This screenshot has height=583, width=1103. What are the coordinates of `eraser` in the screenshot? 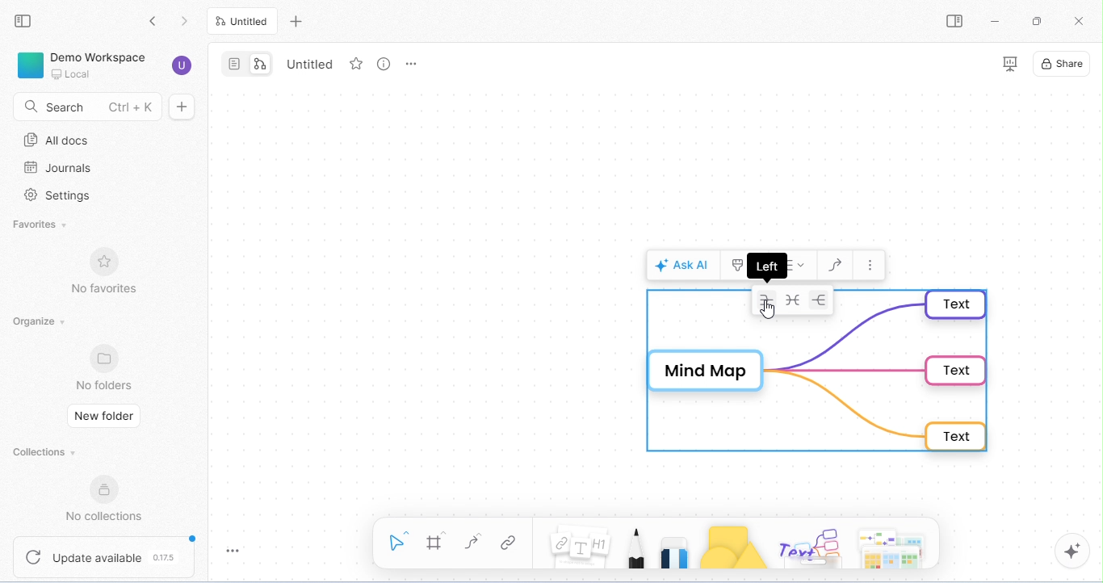 It's located at (675, 548).